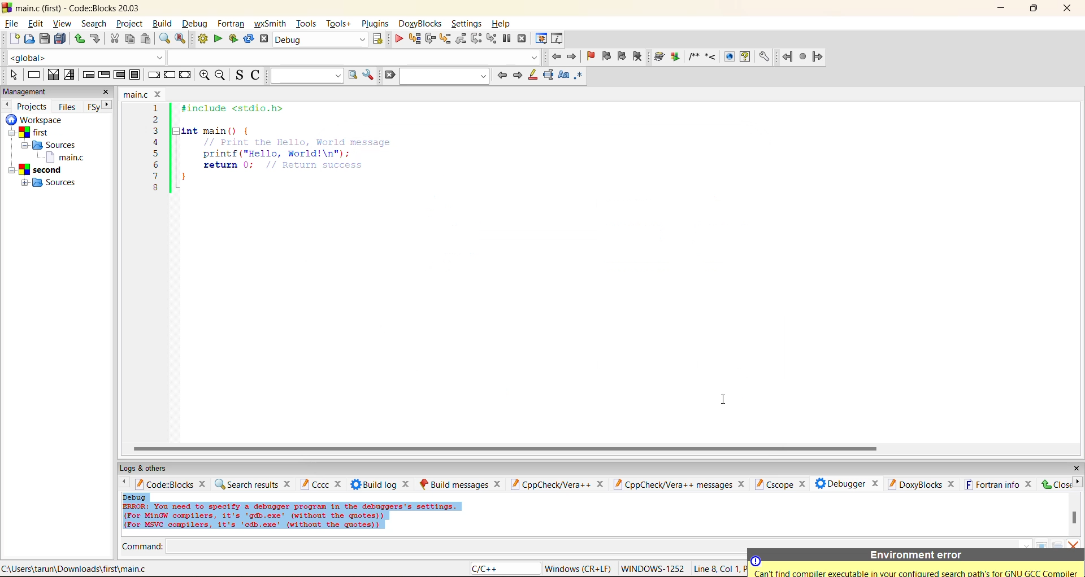 The height and width of the screenshot is (577, 1085). What do you see at coordinates (517, 75) in the screenshot?
I see `next` at bounding box center [517, 75].